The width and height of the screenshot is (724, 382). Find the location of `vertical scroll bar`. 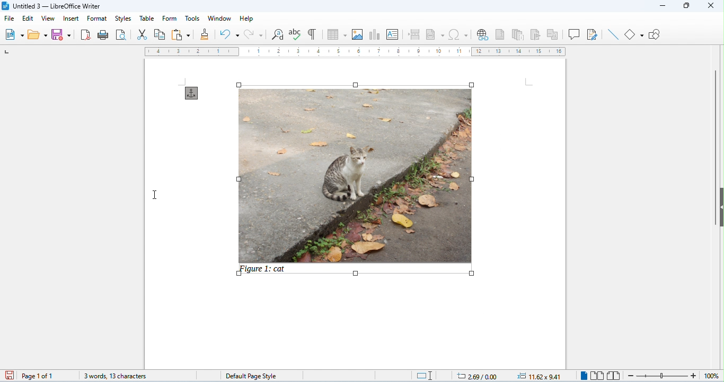

vertical scroll bar is located at coordinates (714, 146).